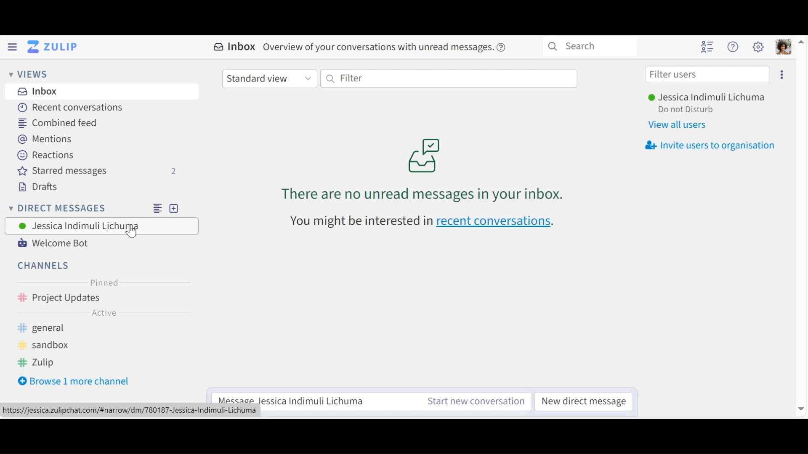 The width and height of the screenshot is (808, 454). What do you see at coordinates (708, 74) in the screenshot?
I see `Filter users` at bounding box center [708, 74].